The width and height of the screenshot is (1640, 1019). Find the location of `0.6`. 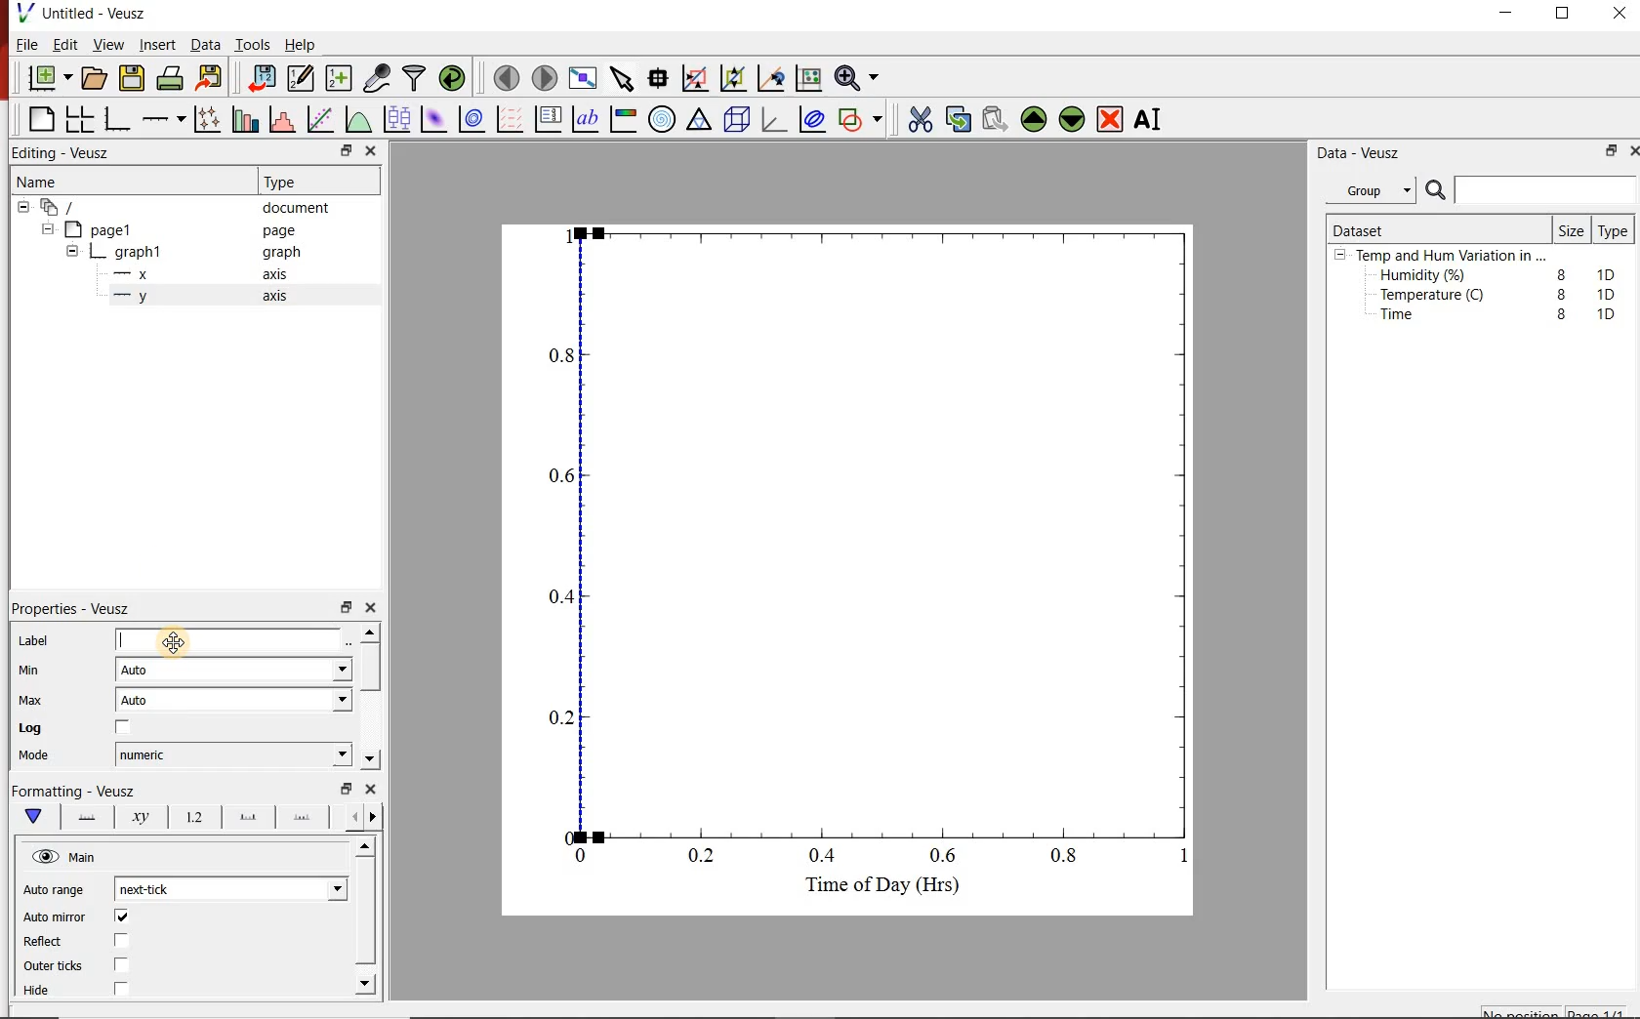

0.6 is located at coordinates (560, 481).